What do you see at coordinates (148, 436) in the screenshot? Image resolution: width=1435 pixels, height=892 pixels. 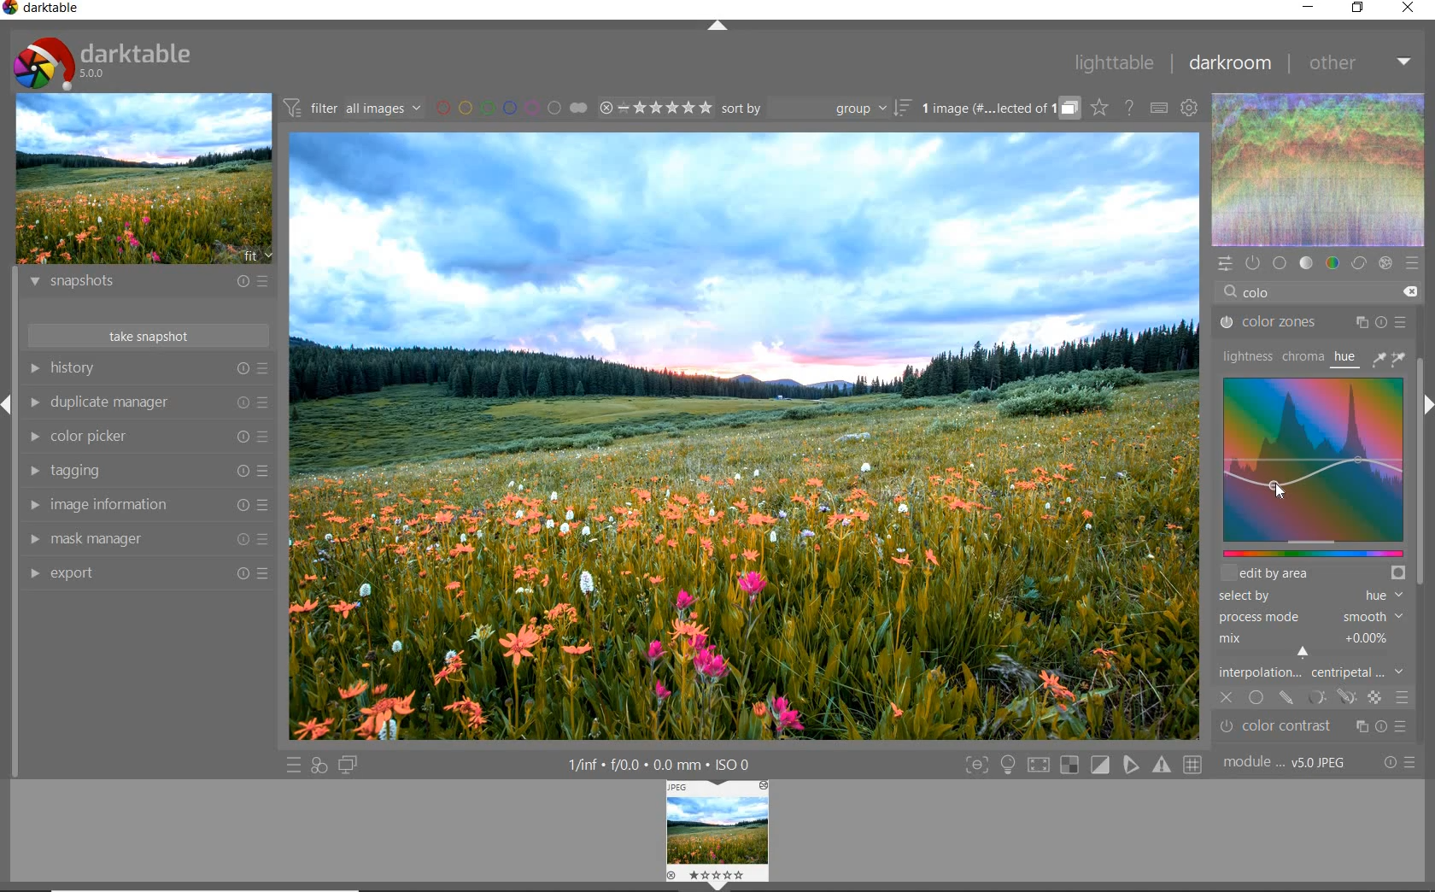 I see `color picker` at bounding box center [148, 436].